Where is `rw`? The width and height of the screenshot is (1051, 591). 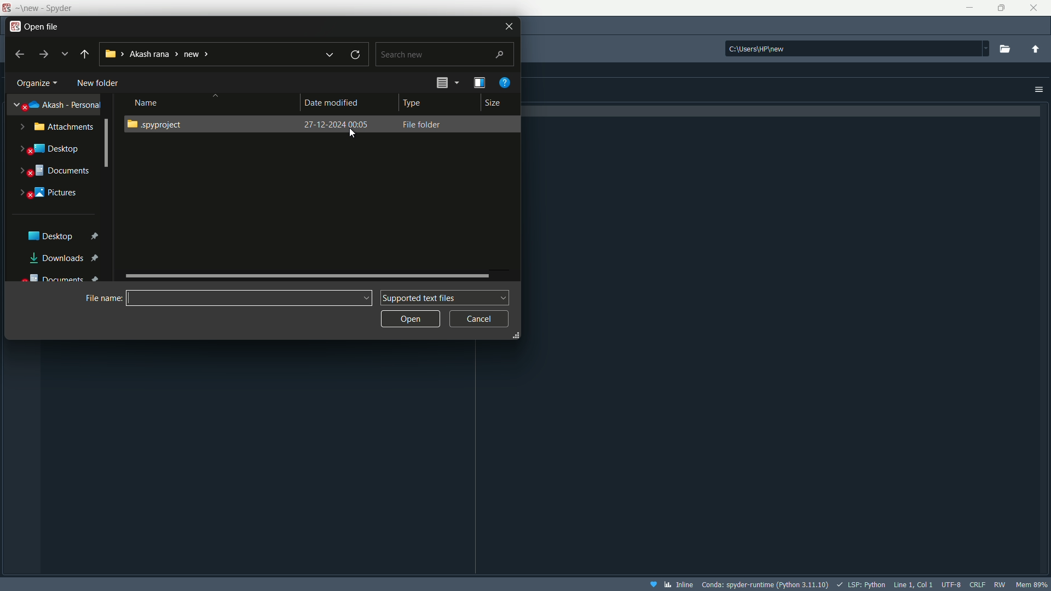
rw is located at coordinates (1000, 584).